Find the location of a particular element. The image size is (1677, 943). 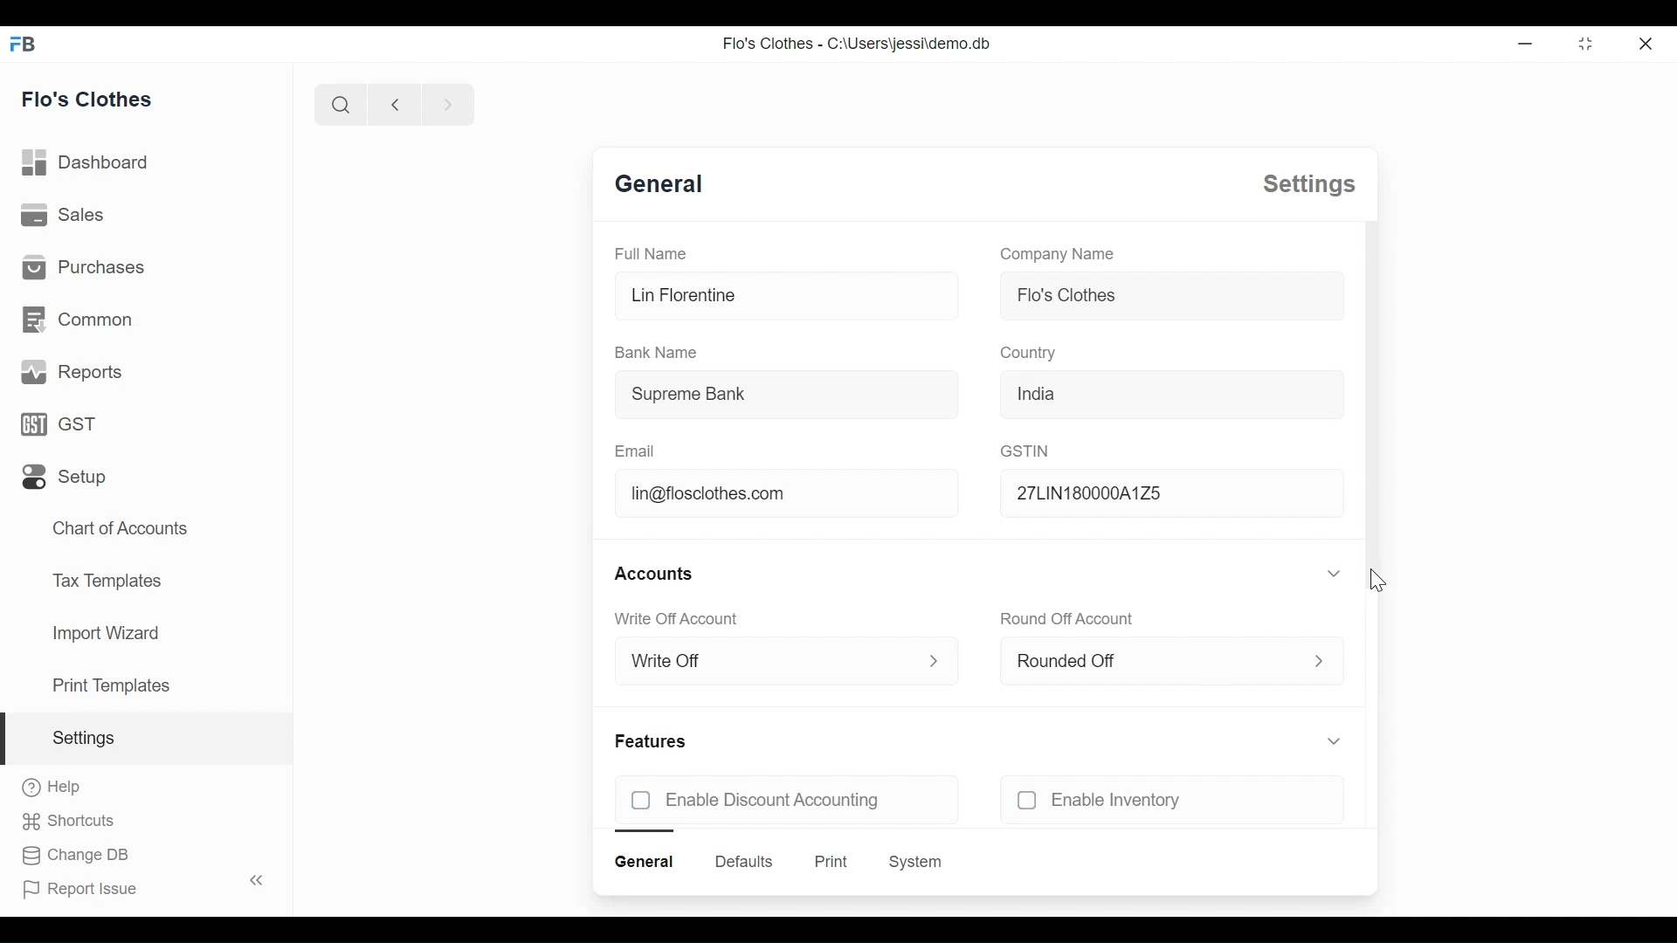

Write Off Account is located at coordinates (681, 618).